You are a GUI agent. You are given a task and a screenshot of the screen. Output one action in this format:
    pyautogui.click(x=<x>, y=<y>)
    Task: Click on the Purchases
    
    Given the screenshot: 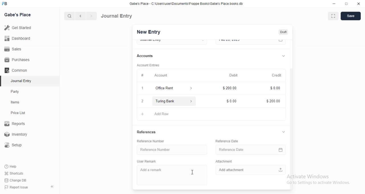 What is the action you would take?
    pyautogui.click(x=17, y=60)
    